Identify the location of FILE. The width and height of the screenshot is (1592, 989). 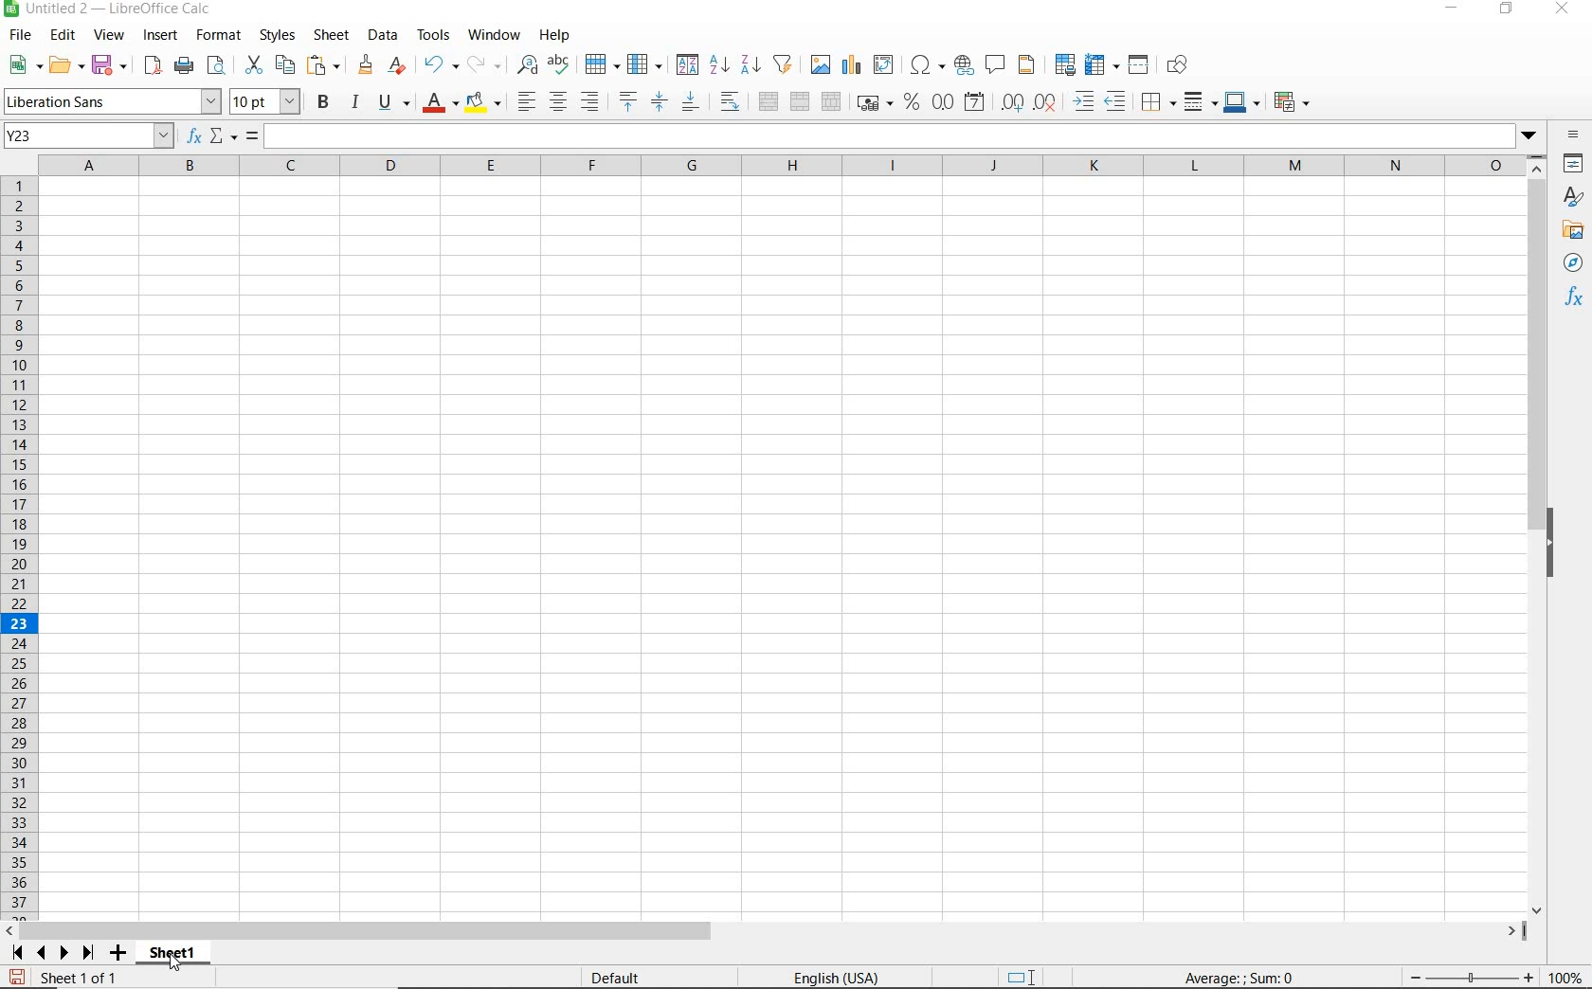
(18, 35).